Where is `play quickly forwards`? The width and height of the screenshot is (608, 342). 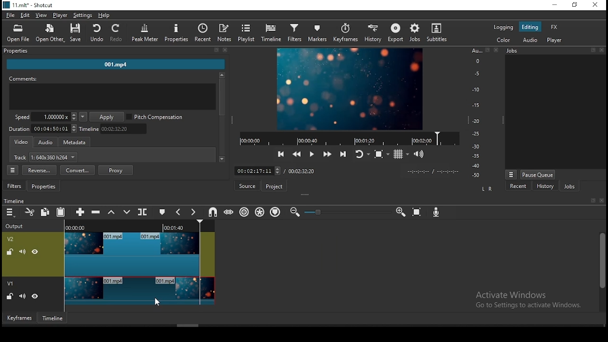
play quickly forwards is located at coordinates (328, 154).